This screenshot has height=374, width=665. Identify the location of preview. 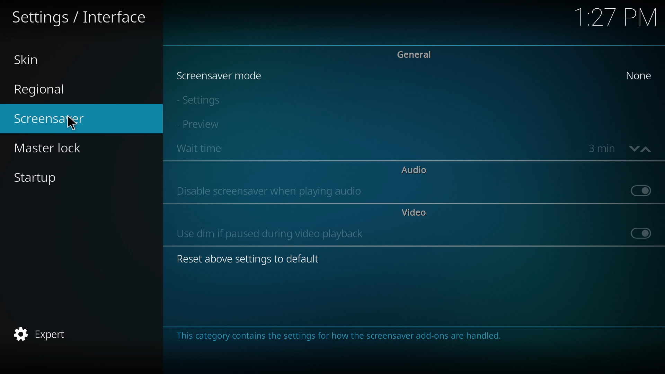
(209, 124).